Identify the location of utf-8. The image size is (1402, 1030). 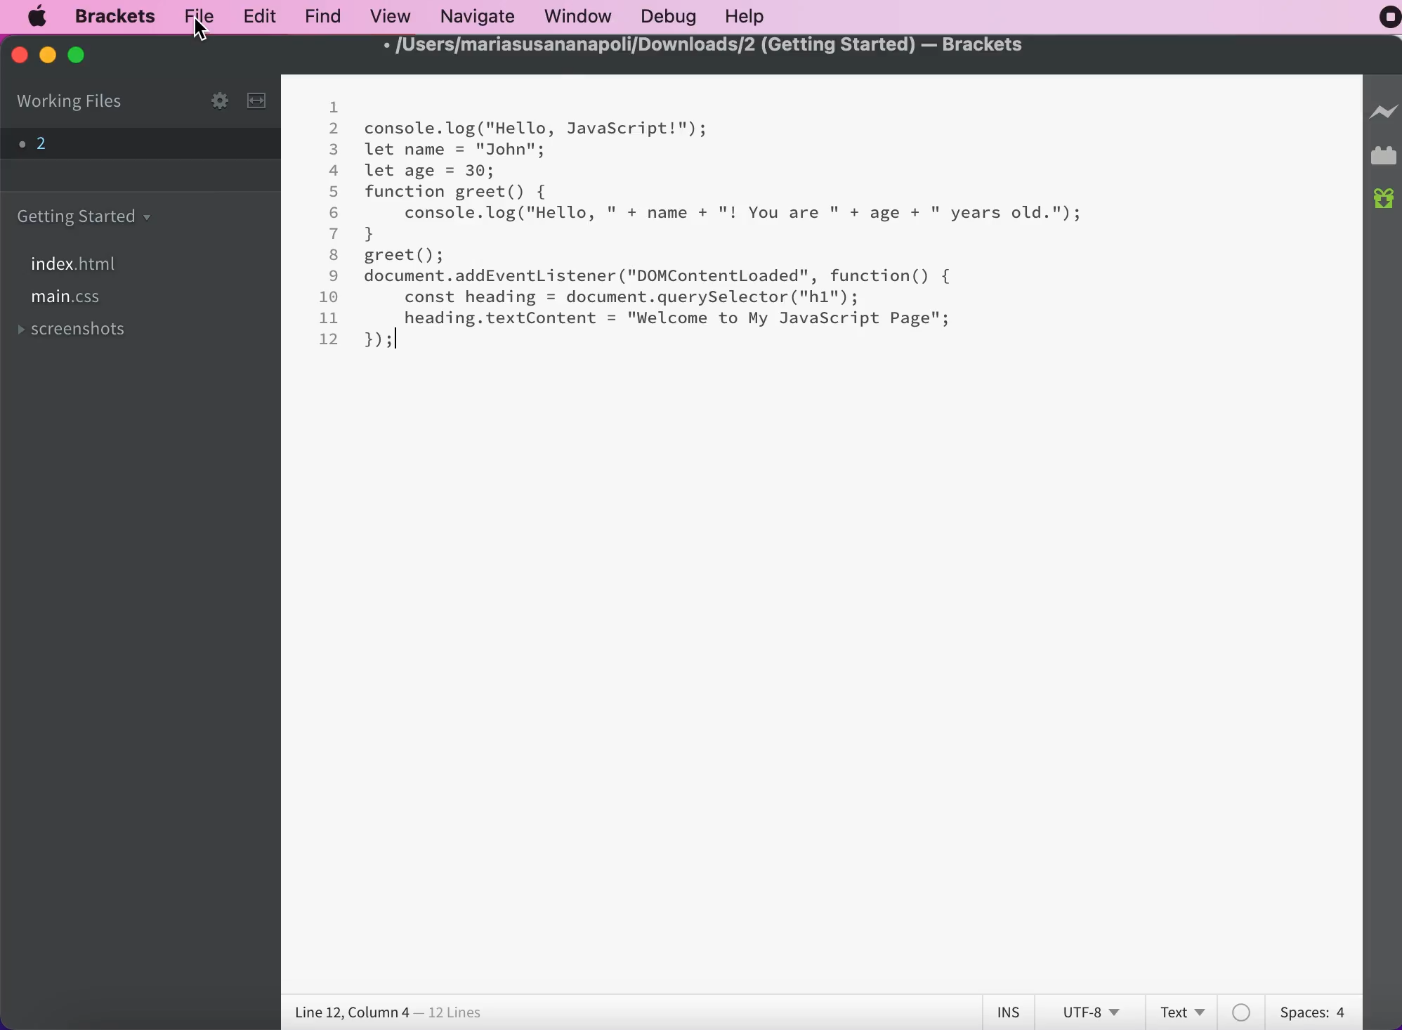
(1089, 1012).